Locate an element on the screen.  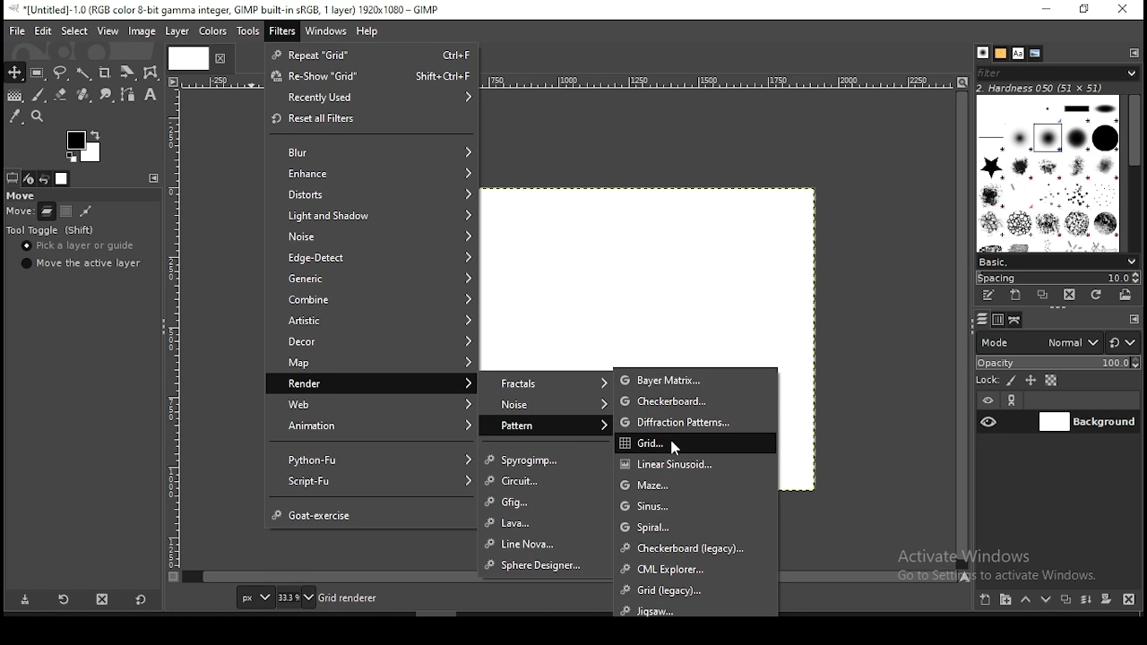
move is located at coordinates (21, 194).